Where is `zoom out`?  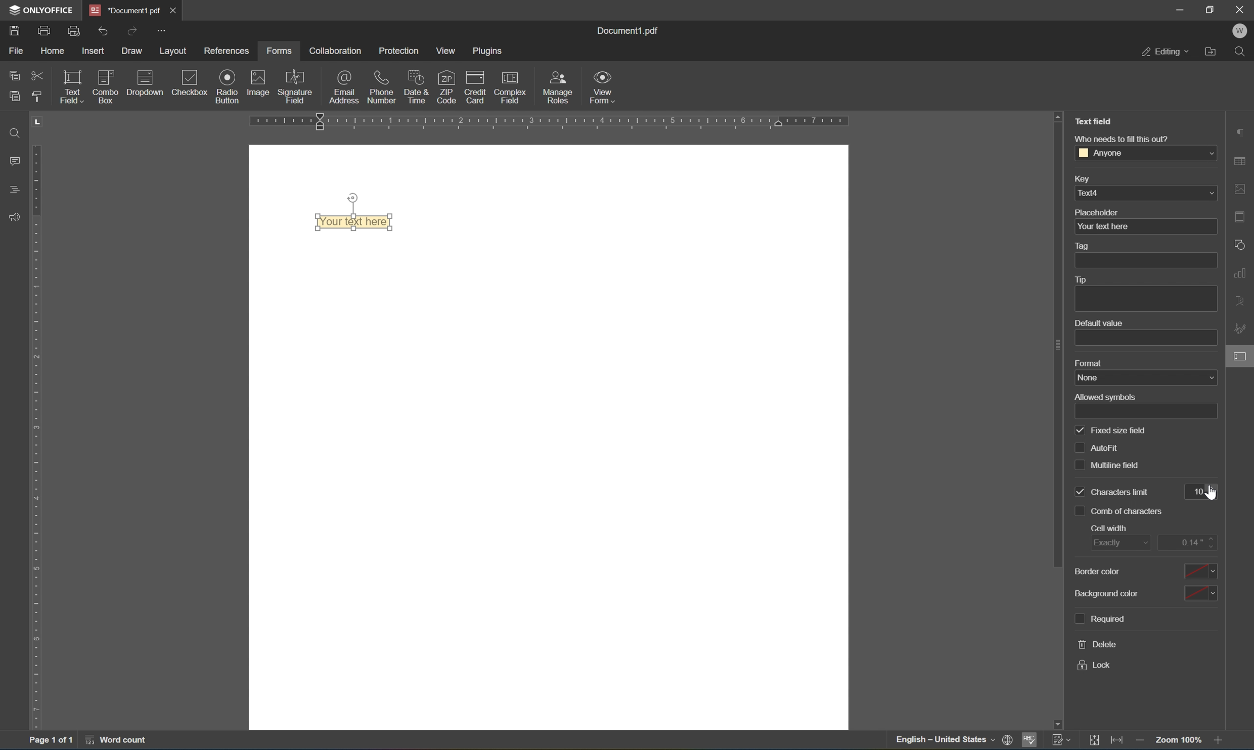 zoom out is located at coordinates (1221, 741).